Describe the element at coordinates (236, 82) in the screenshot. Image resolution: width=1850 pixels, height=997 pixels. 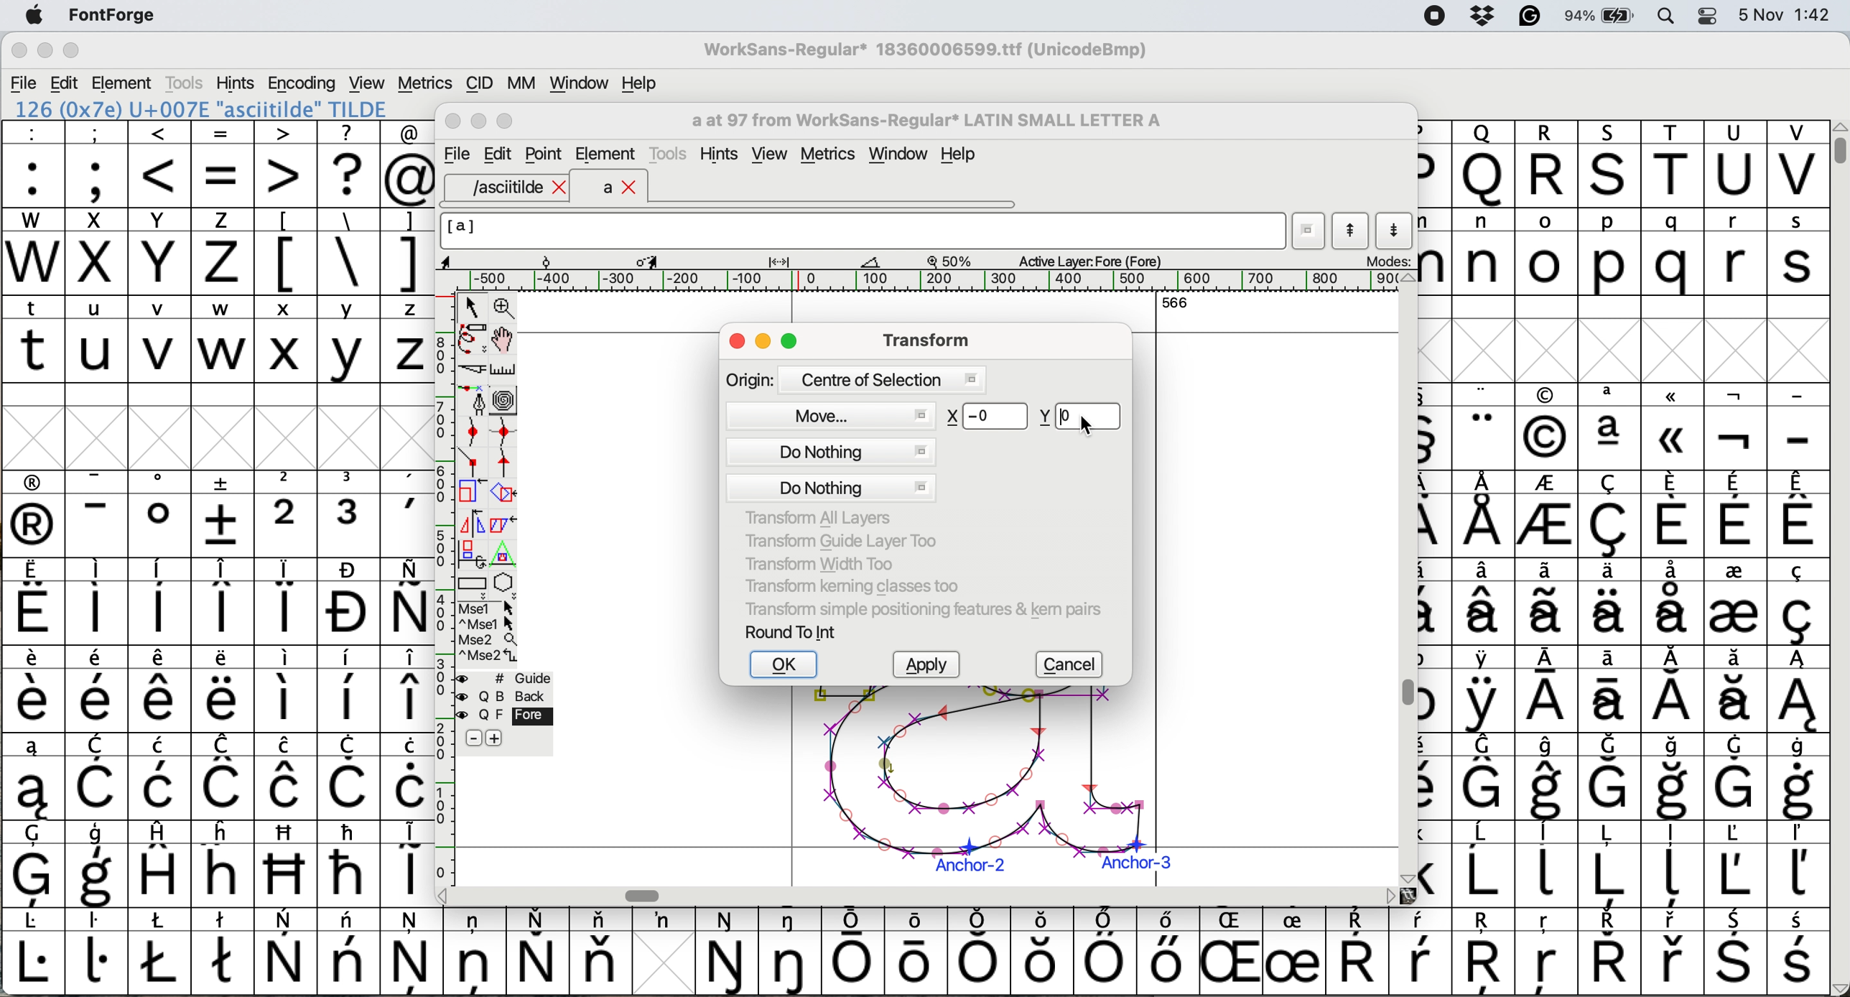
I see `hints` at that location.